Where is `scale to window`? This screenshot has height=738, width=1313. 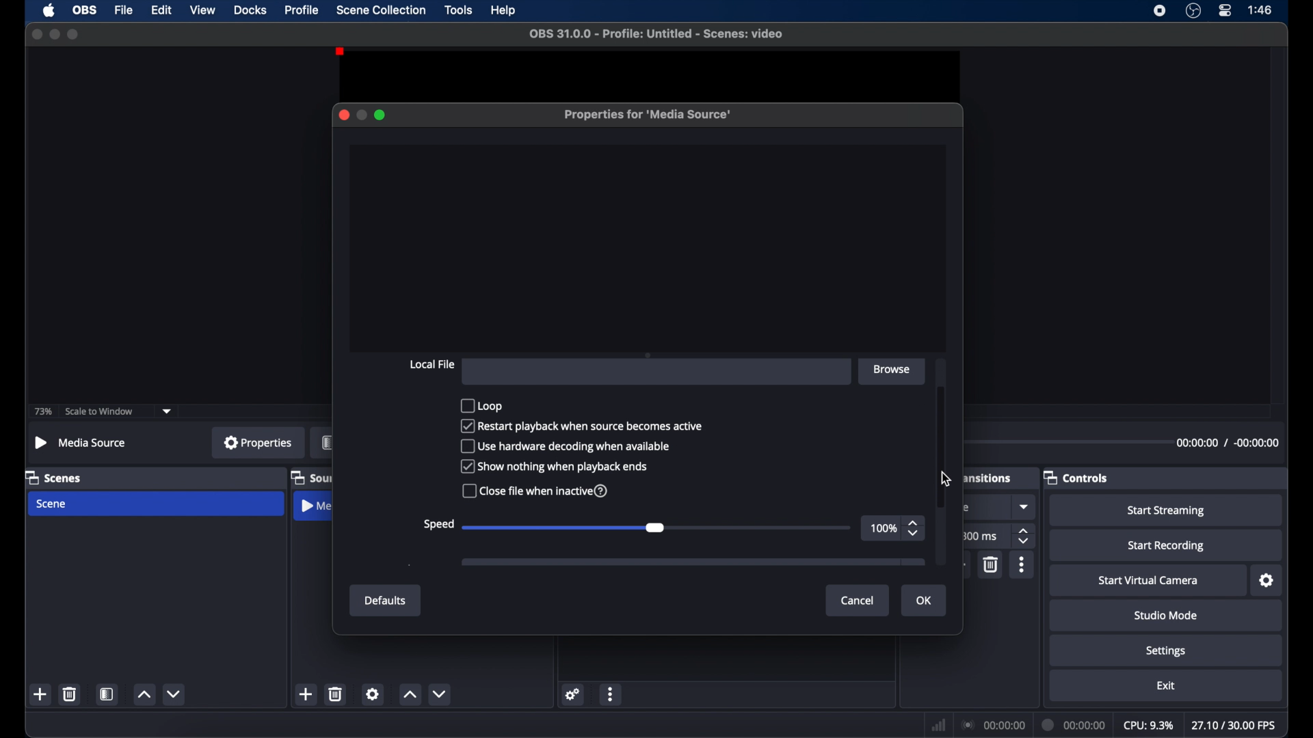
scale to window is located at coordinates (99, 411).